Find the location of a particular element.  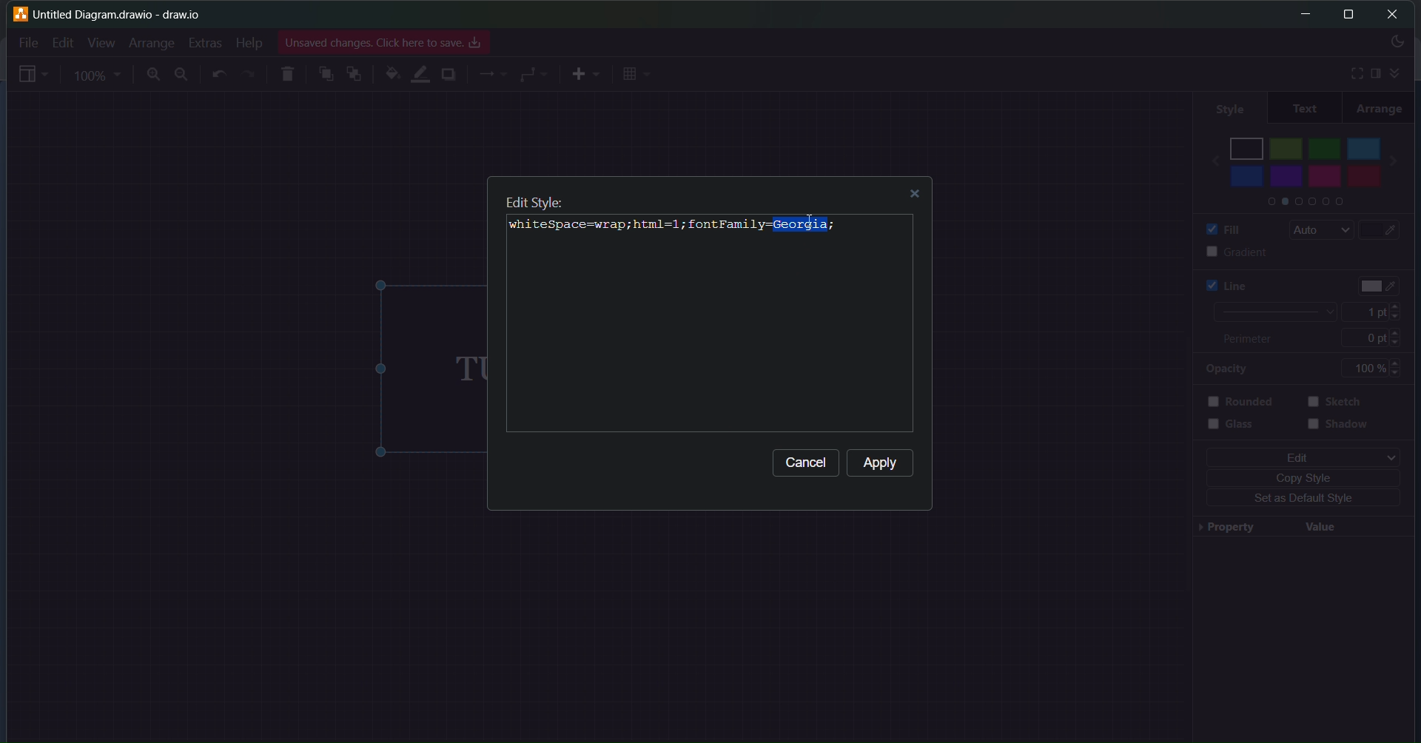

View is located at coordinates (101, 42).